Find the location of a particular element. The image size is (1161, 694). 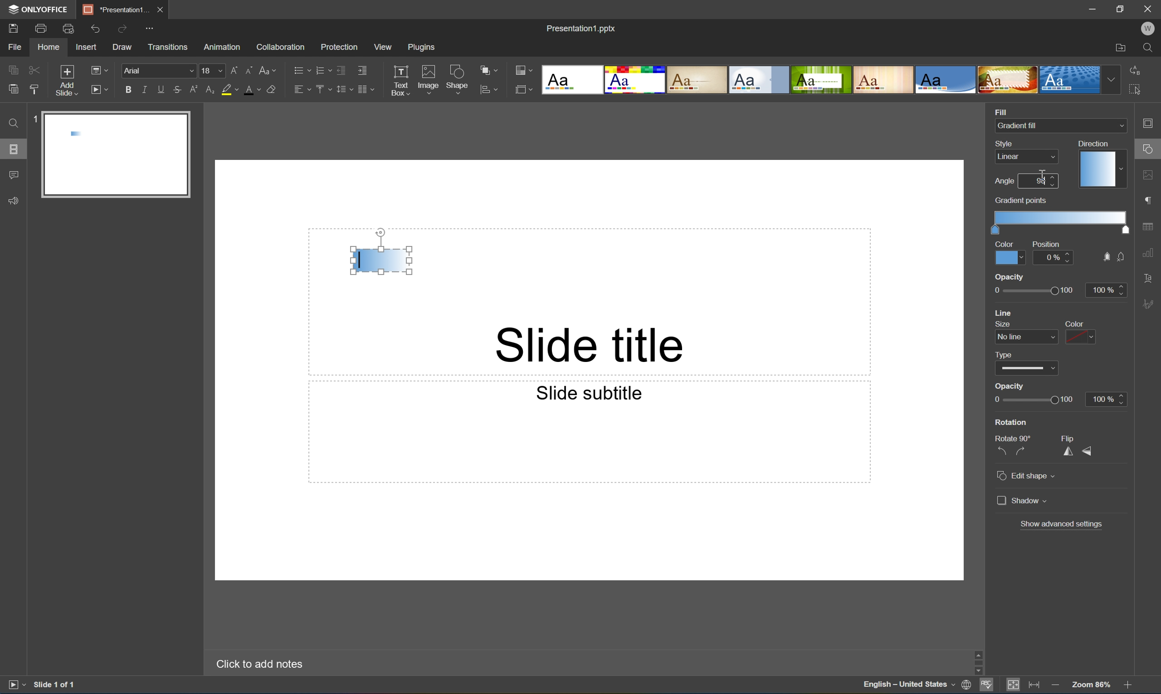

Save is located at coordinates (12, 28).